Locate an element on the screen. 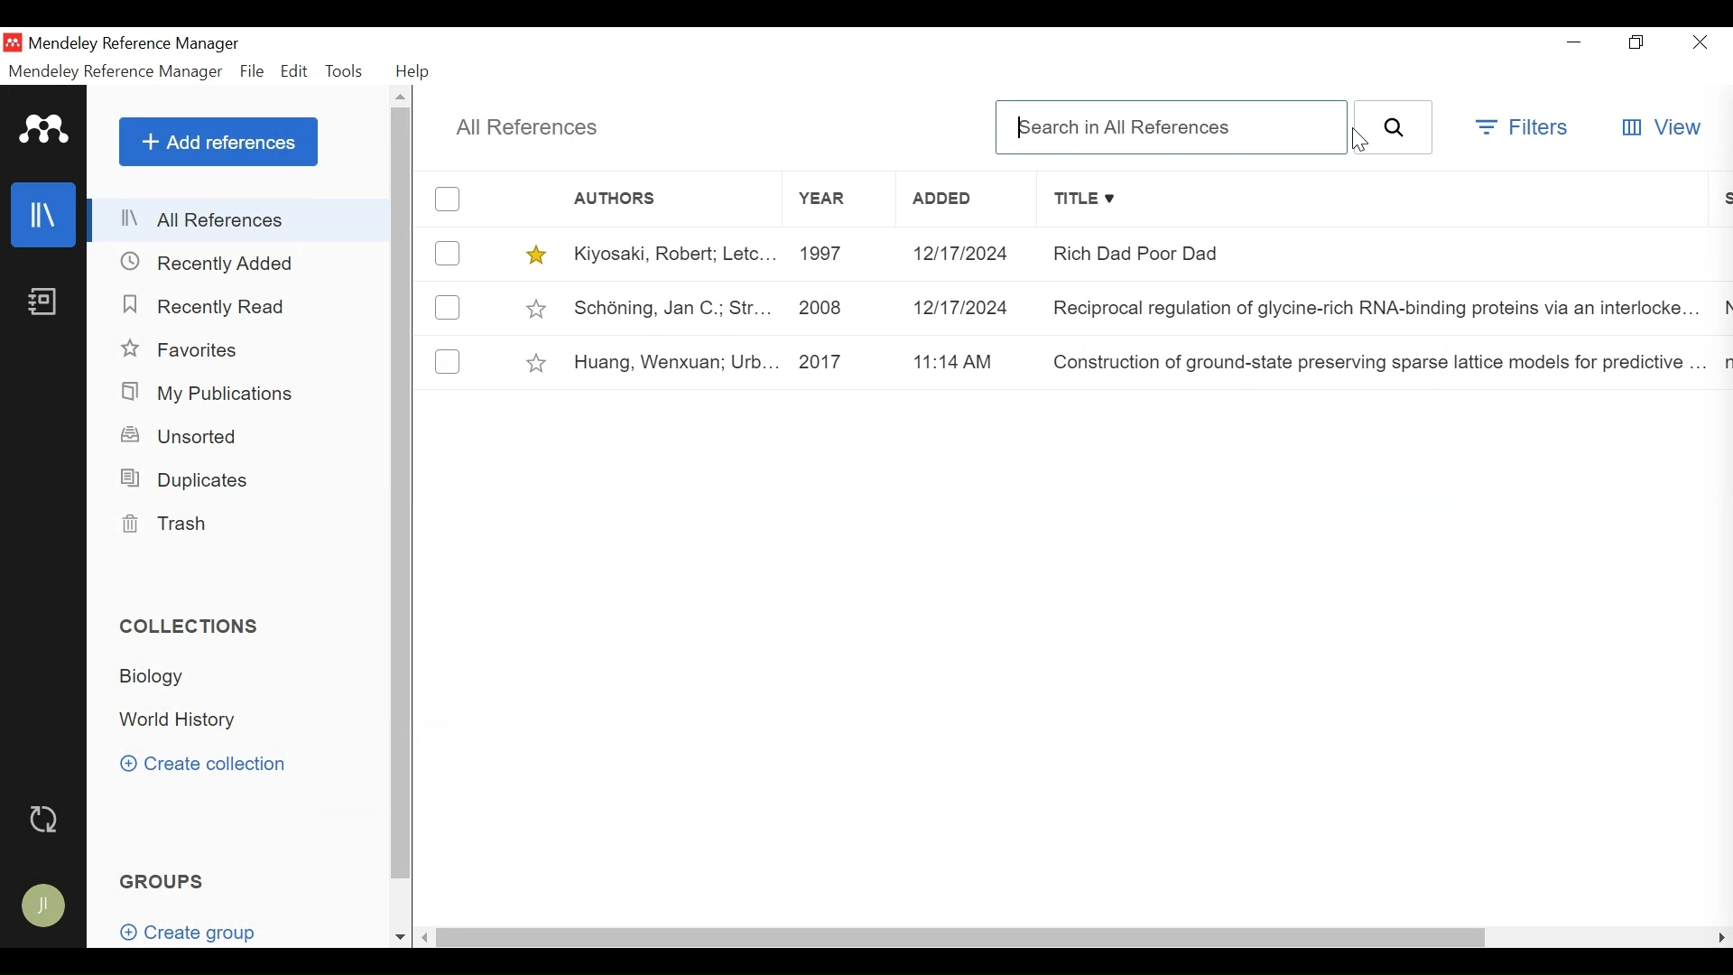 The width and height of the screenshot is (1733, 975). Reciprocal regulation of glycine-rich RNA-binding proteins via interlocked.. is located at coordinates (1376, 305).